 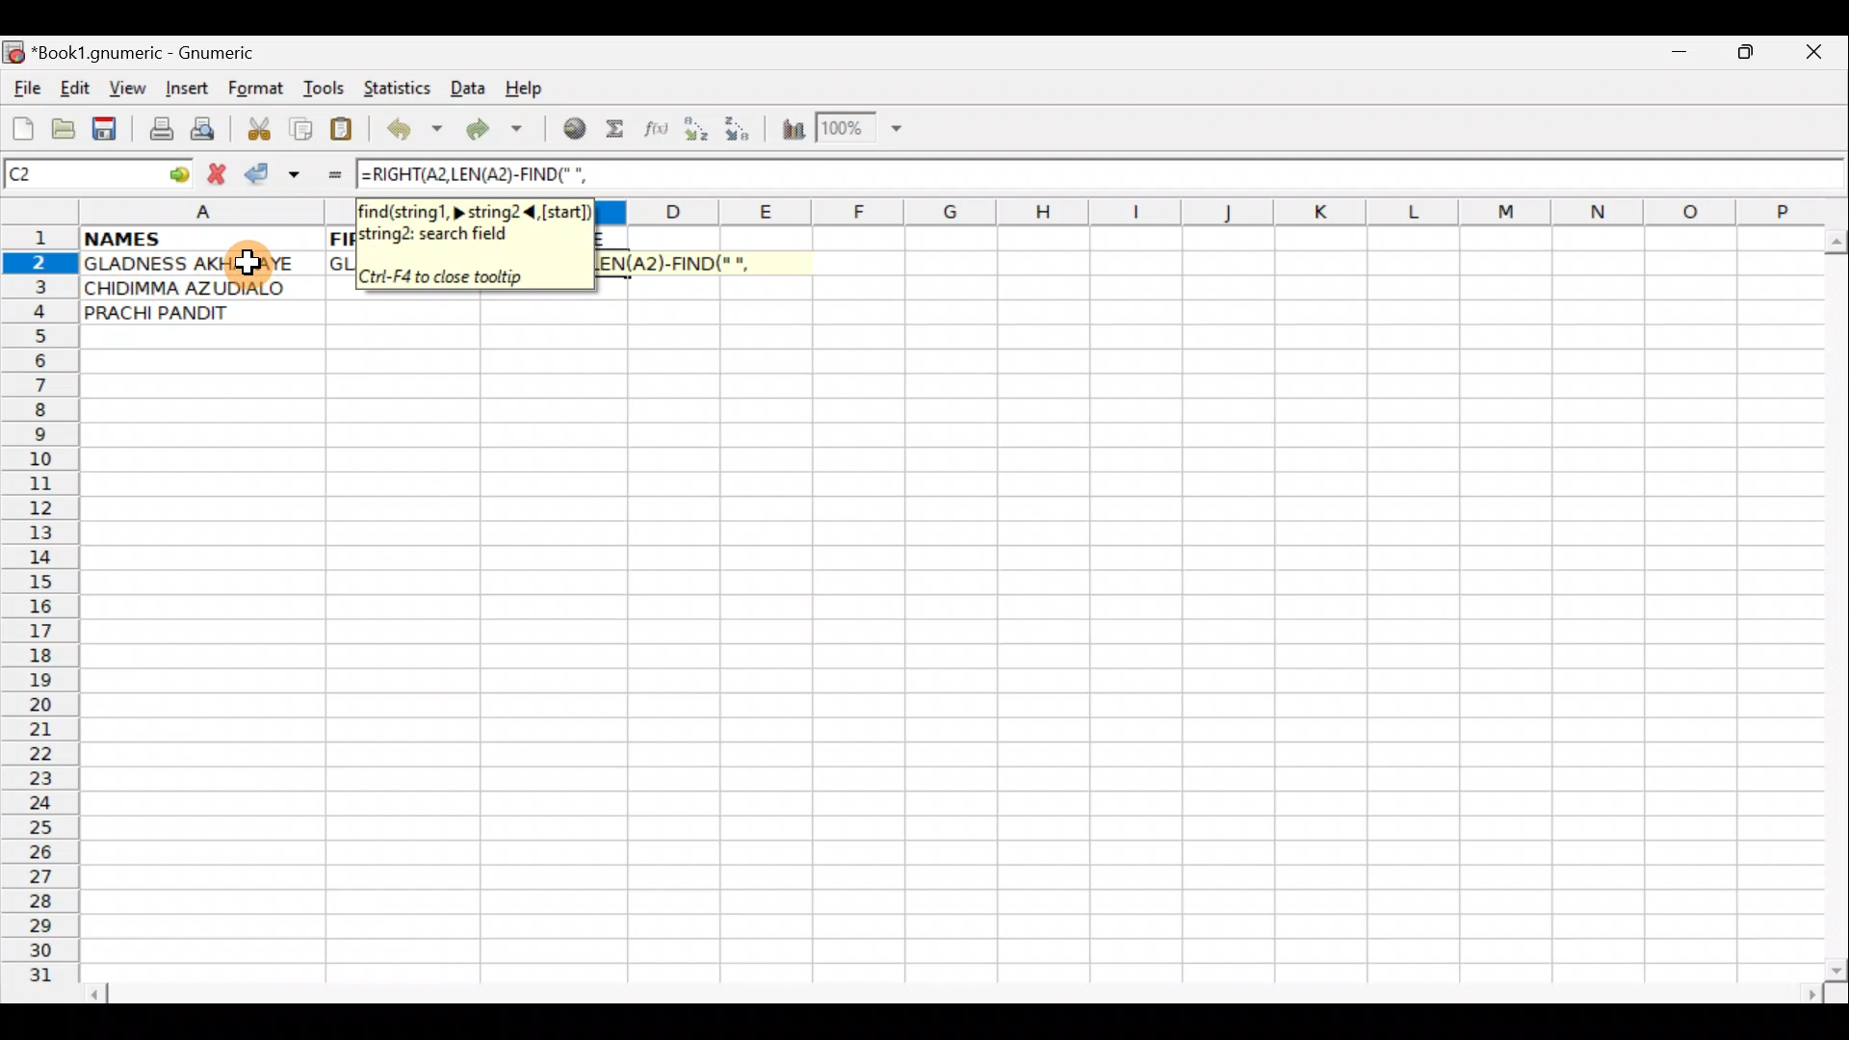 I want to click on Open a file, so click(x=67, y=126).